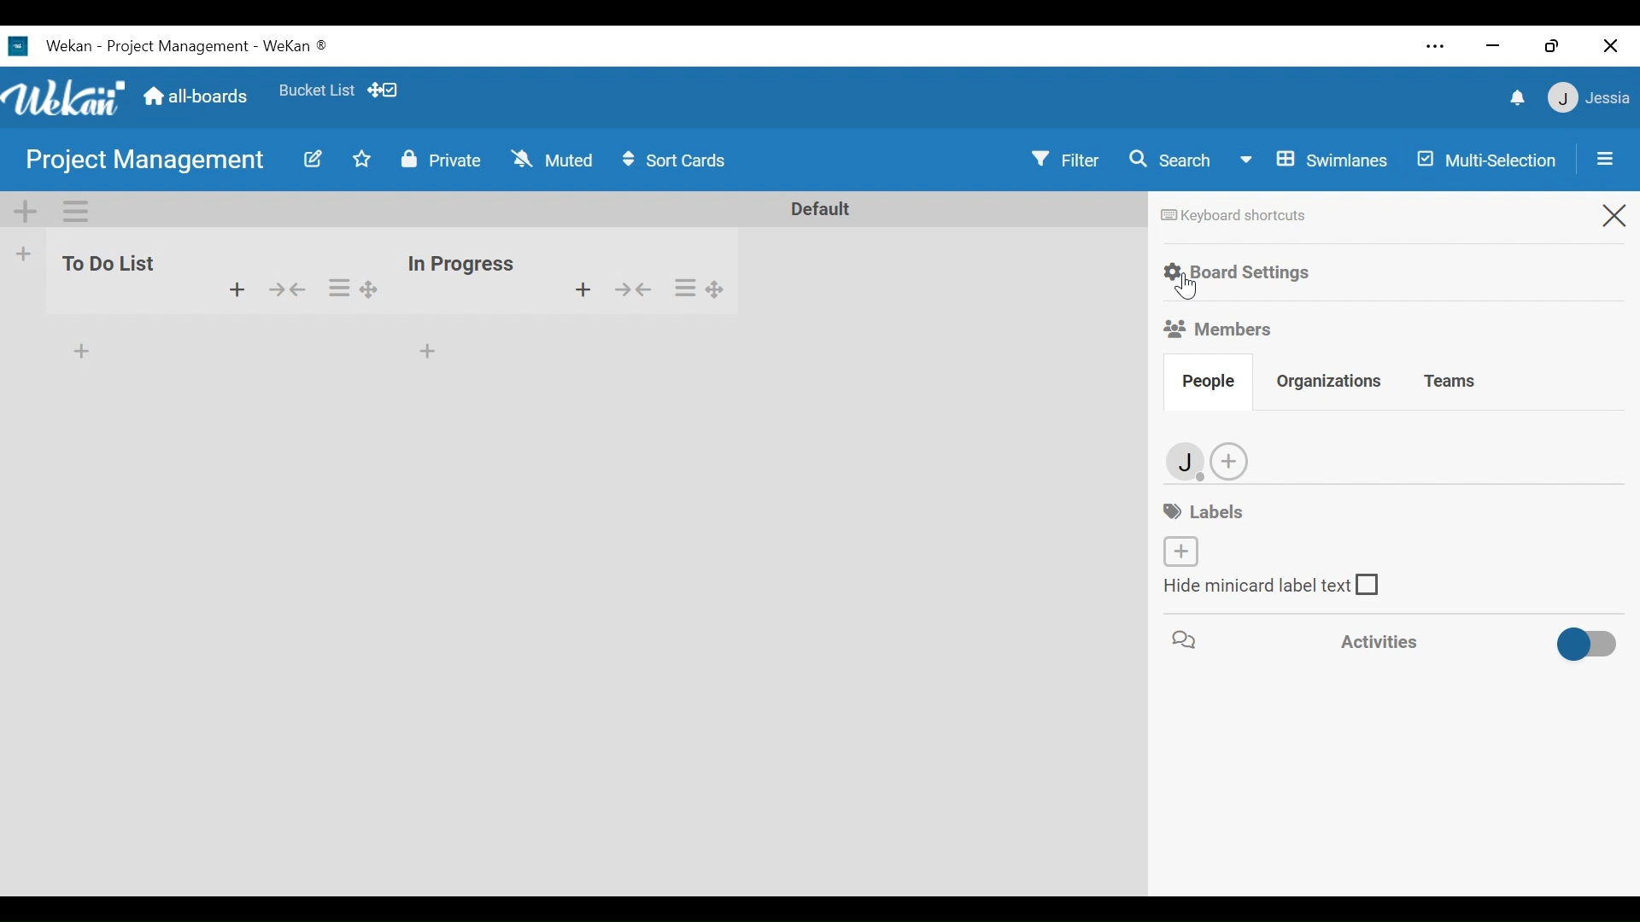 This screenshot has height=922, width=1640. What do you see at coordinates (25, 253) in the screenshot?
I see `Add list` at bounding box center [25, 253].